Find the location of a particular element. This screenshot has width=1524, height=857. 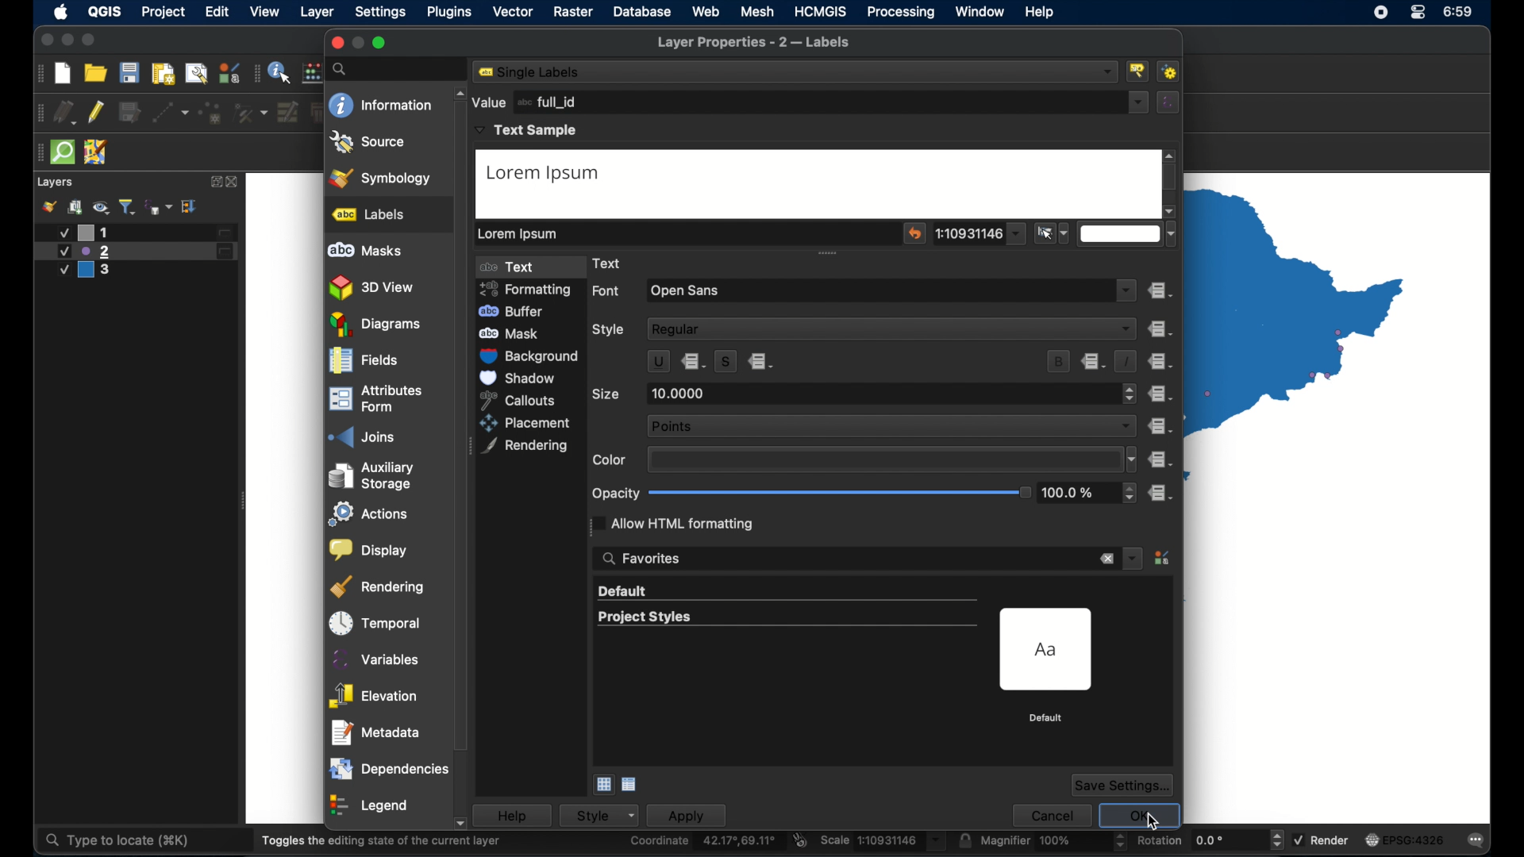

color preview is located at coordinates (881, 459).